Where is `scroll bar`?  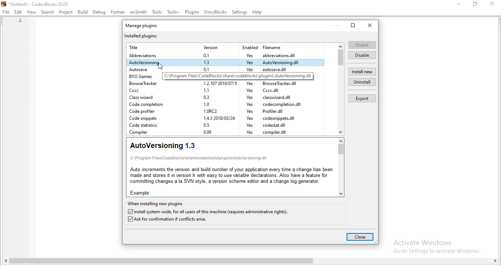
scroll bar is located at coordinates (341, 88).